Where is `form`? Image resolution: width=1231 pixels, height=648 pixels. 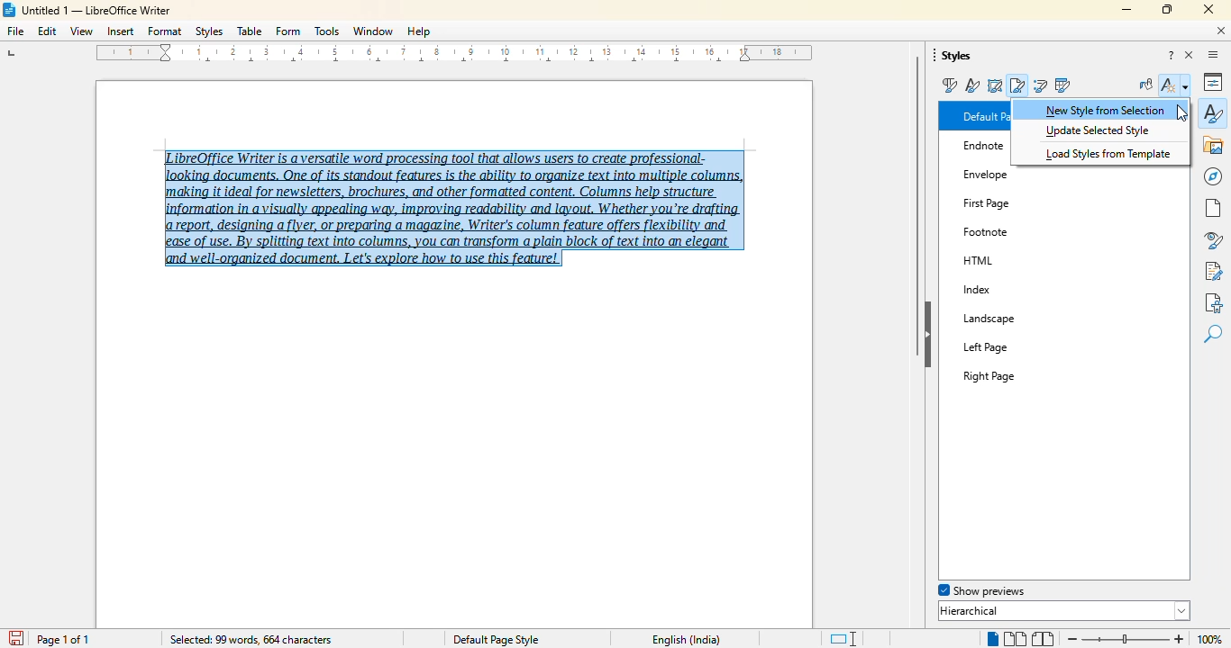 form is located at coordinates (288, 31).